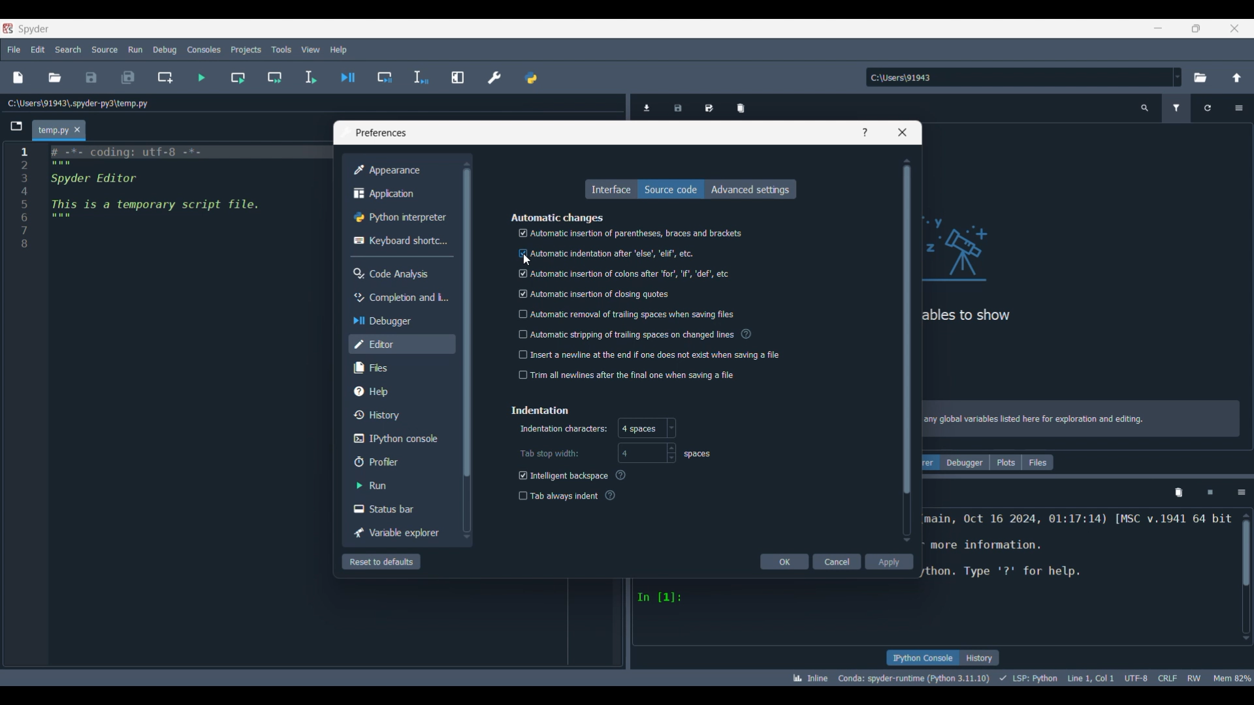 The width and height of the screenshot is (1254, 705). I want to click on Tools menu, so click(281, 49).